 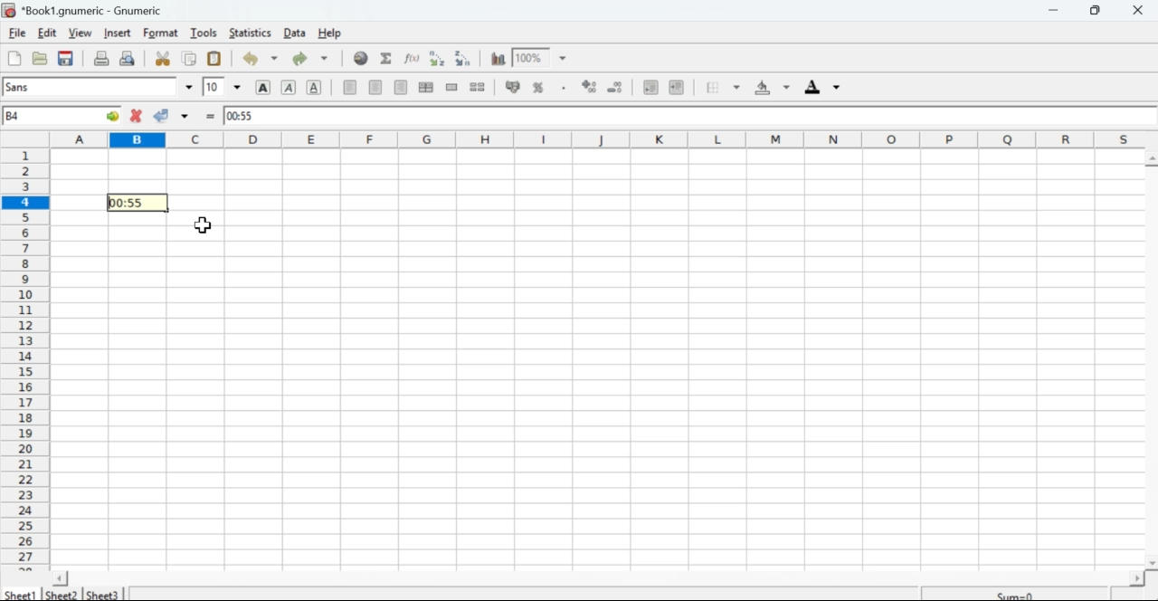 I want to click on Split cells , so click(x=479, y=87).